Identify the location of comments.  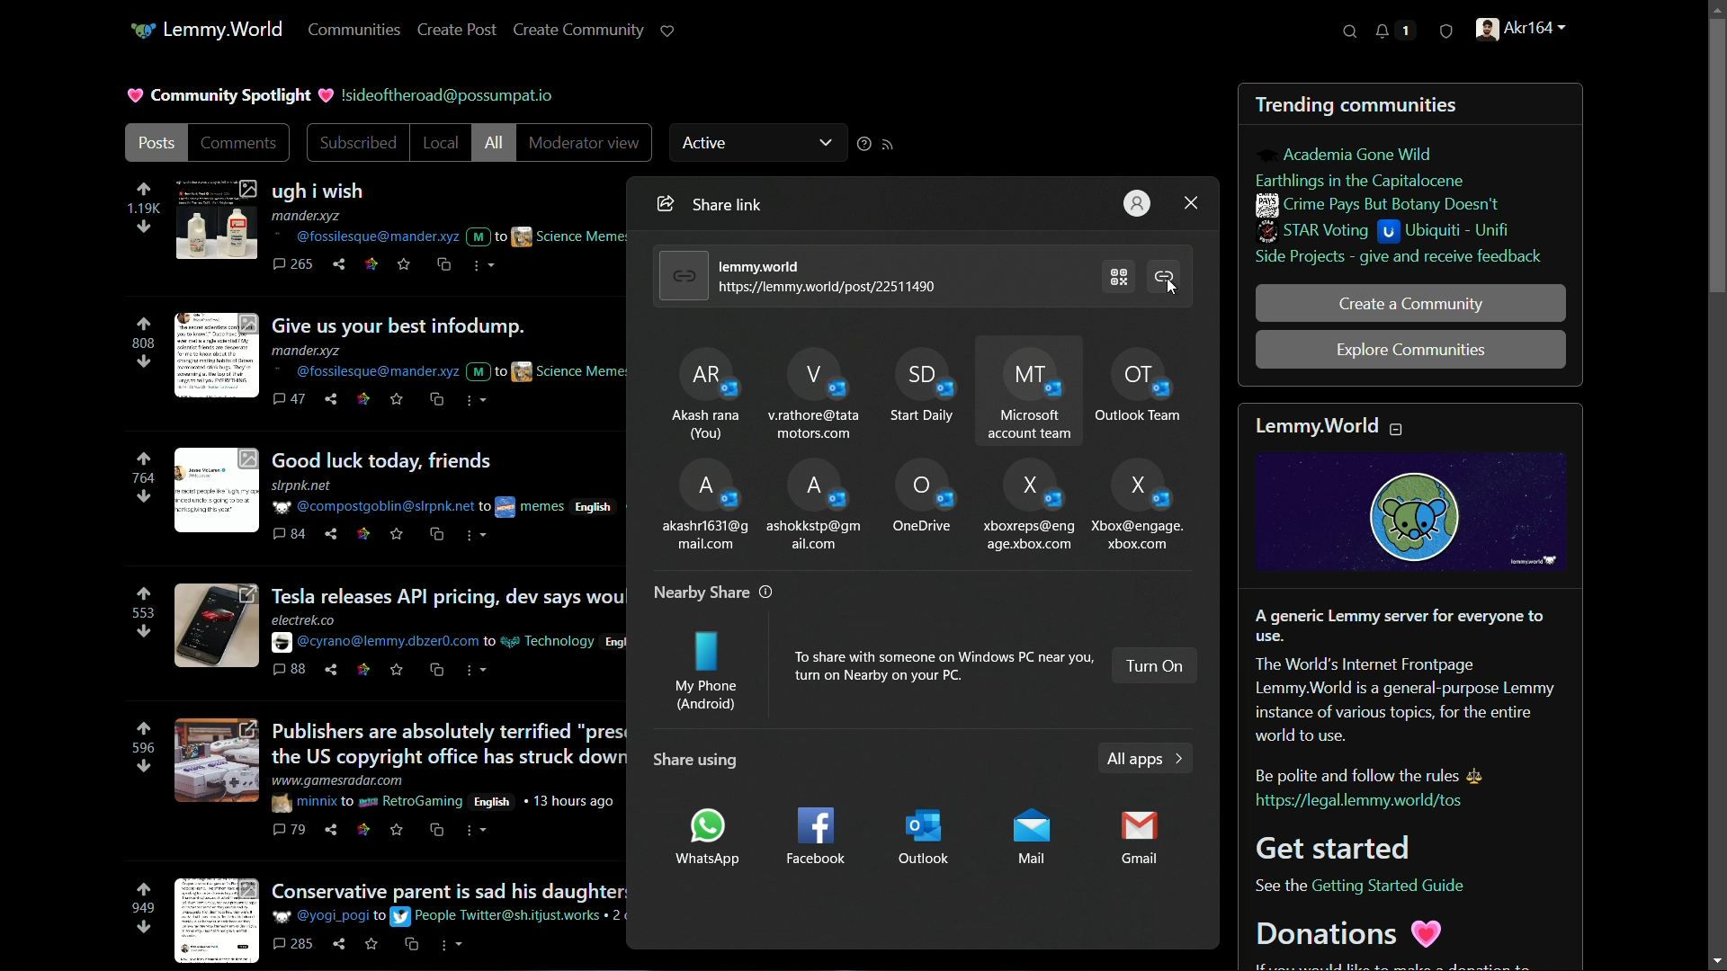
(239, 144).